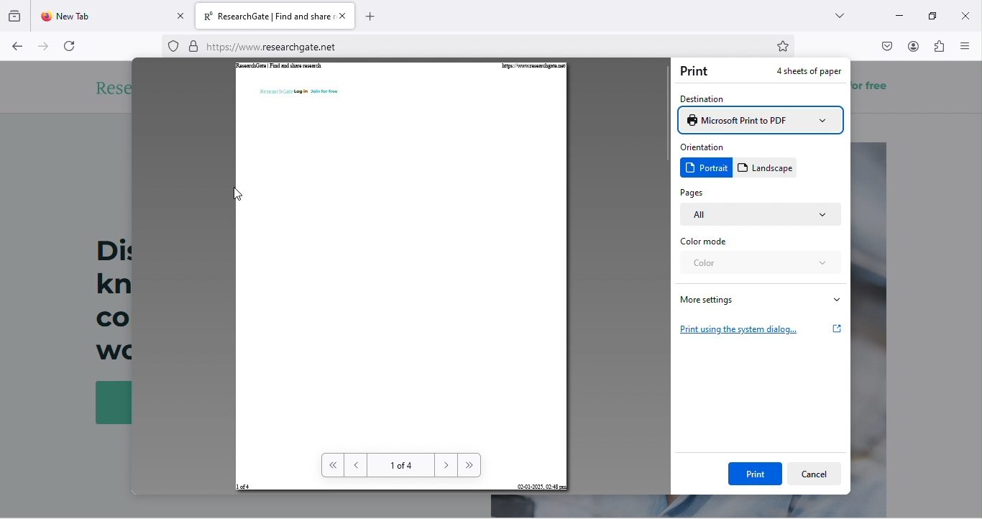 The height and width of the screenshot is (519, 982). Describe the element at coordinates (533, 68) in the screenshot. I see `https://www.researchgate.net` at that location.